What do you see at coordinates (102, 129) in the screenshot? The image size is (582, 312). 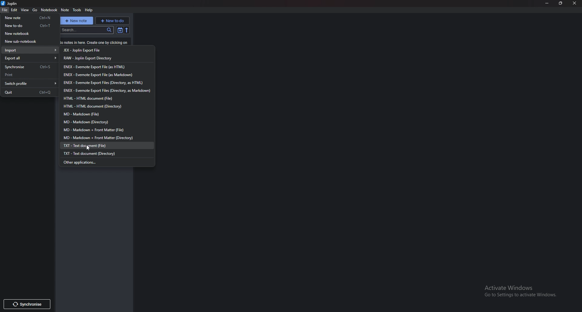 I see `markdown + front matter file` at bounding box center [102, 129].